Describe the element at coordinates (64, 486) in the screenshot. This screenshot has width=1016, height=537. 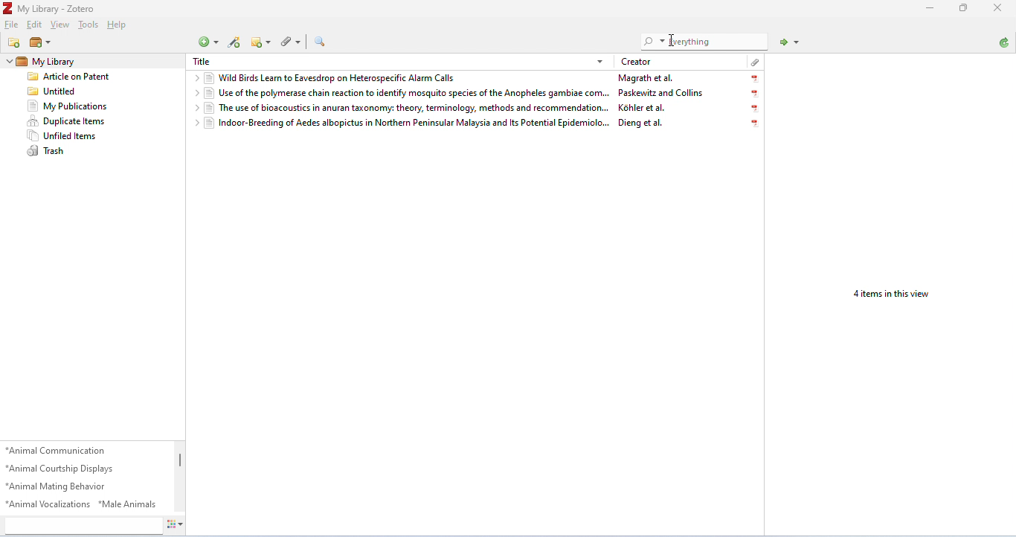
I see `*Animal Mating Behavior` at that location.